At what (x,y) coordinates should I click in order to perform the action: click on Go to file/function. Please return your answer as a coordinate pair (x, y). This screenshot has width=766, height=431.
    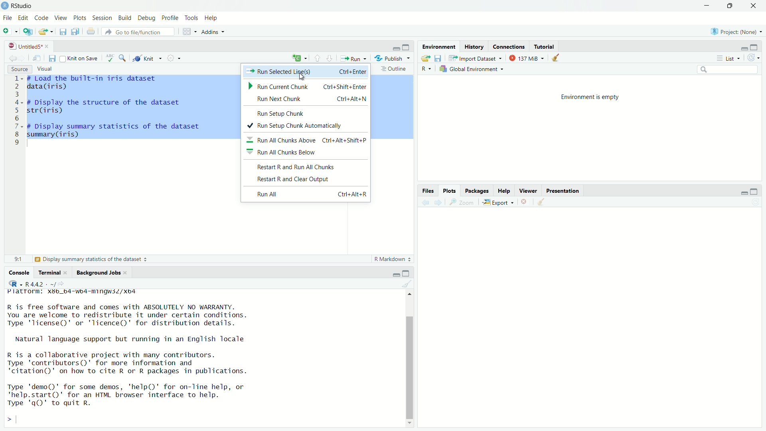
    Looking at the image, I should click on (137, 32).